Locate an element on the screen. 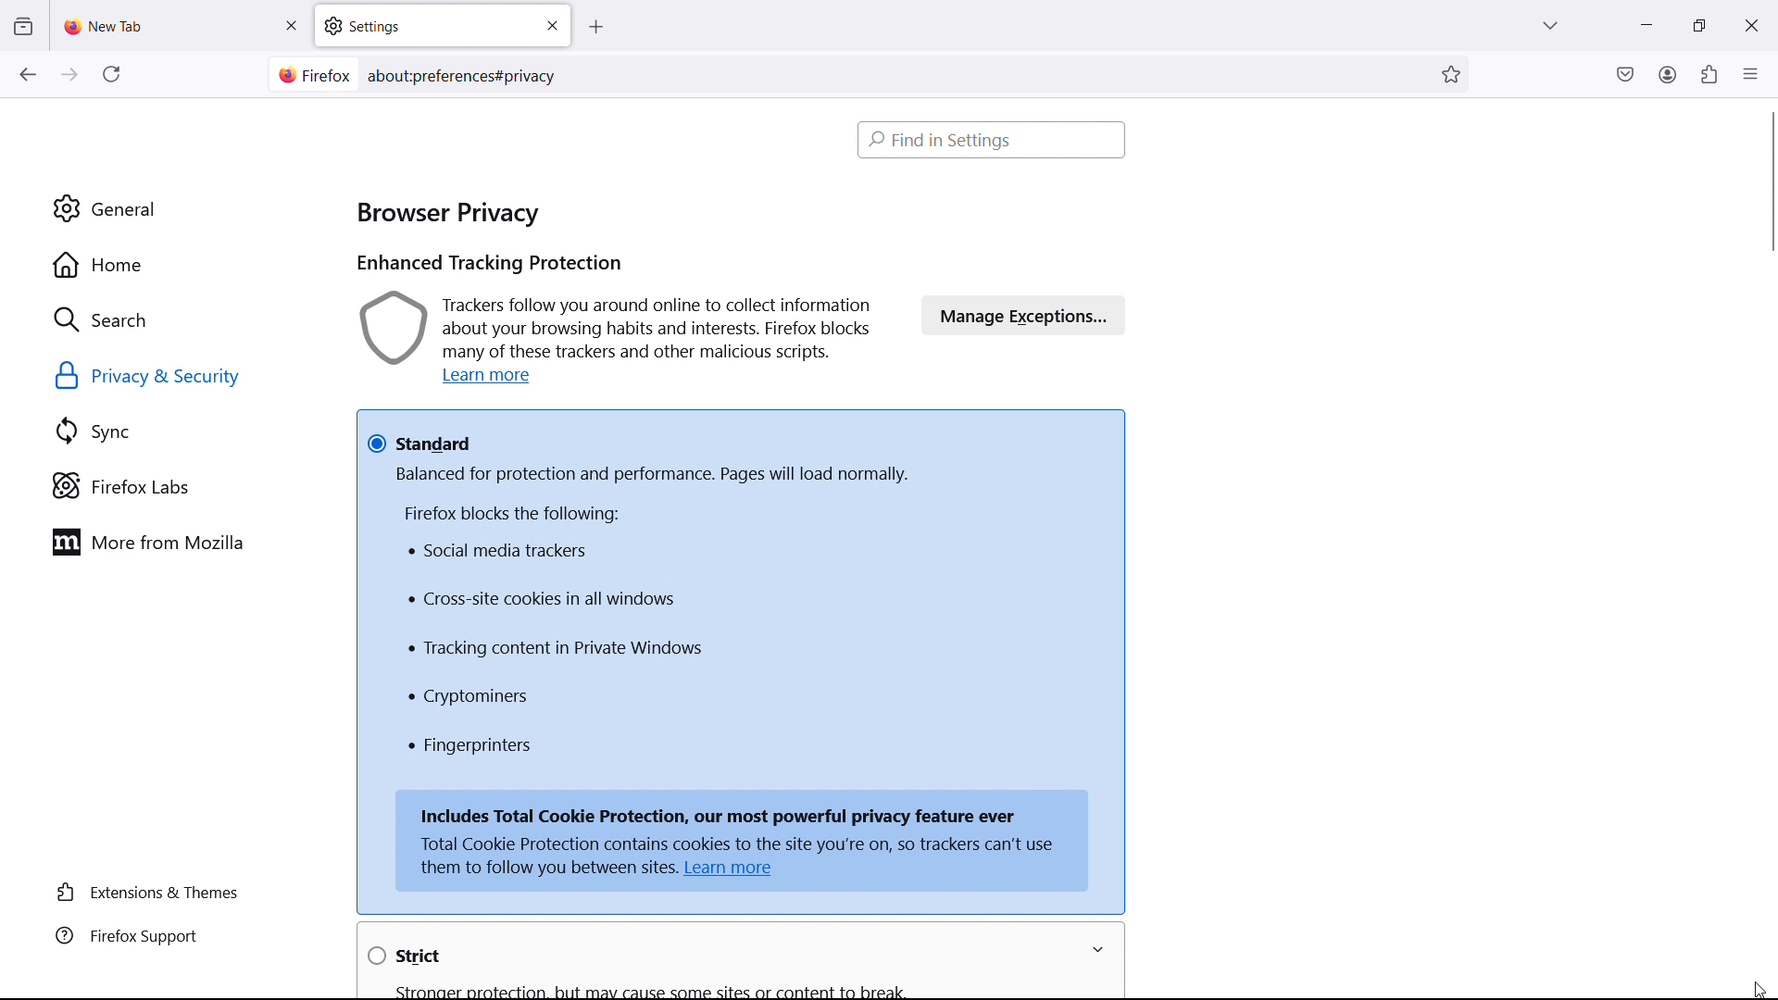 The image size is (1778, 1000). extensions is located at coordinates (1708, 74).